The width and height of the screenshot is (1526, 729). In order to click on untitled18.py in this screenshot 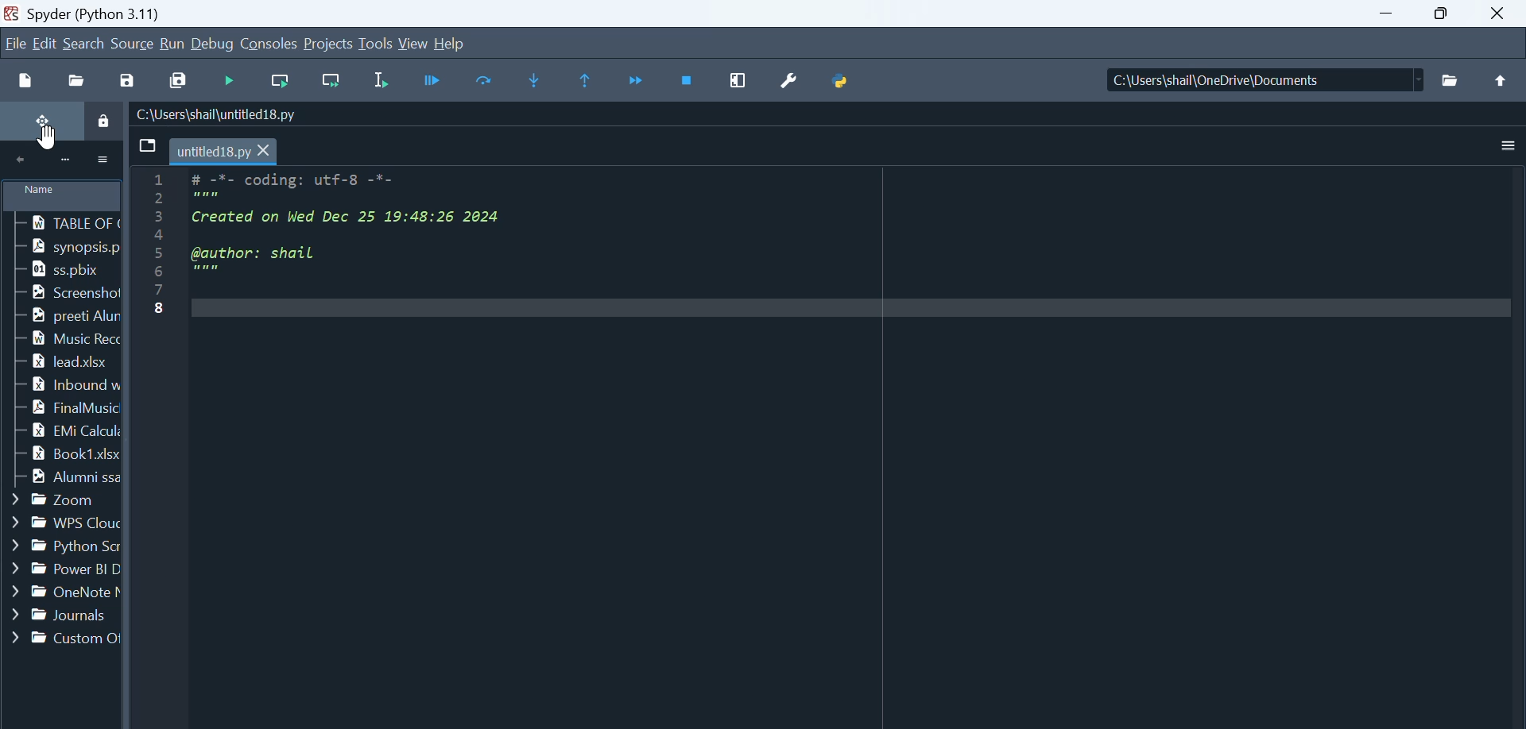, I will do `click(226, 152)`.